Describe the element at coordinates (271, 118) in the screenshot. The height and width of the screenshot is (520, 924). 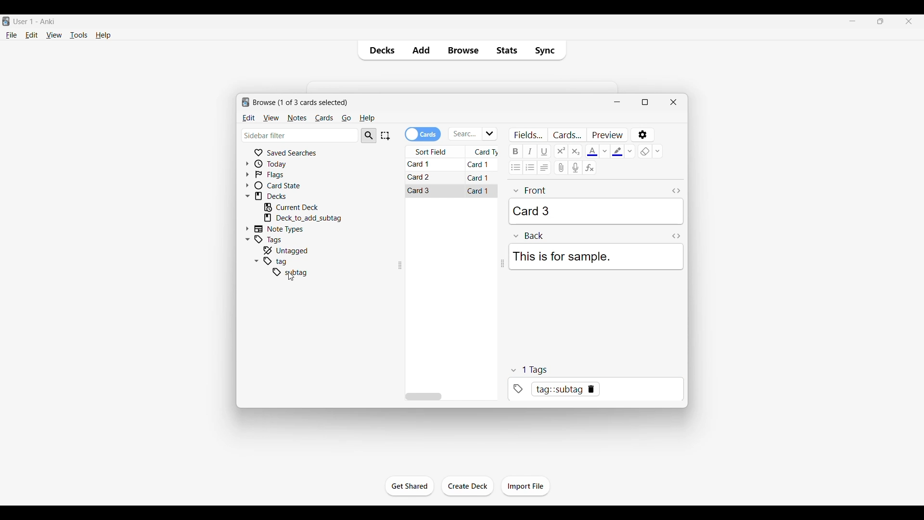
I see `View menu` at that location.